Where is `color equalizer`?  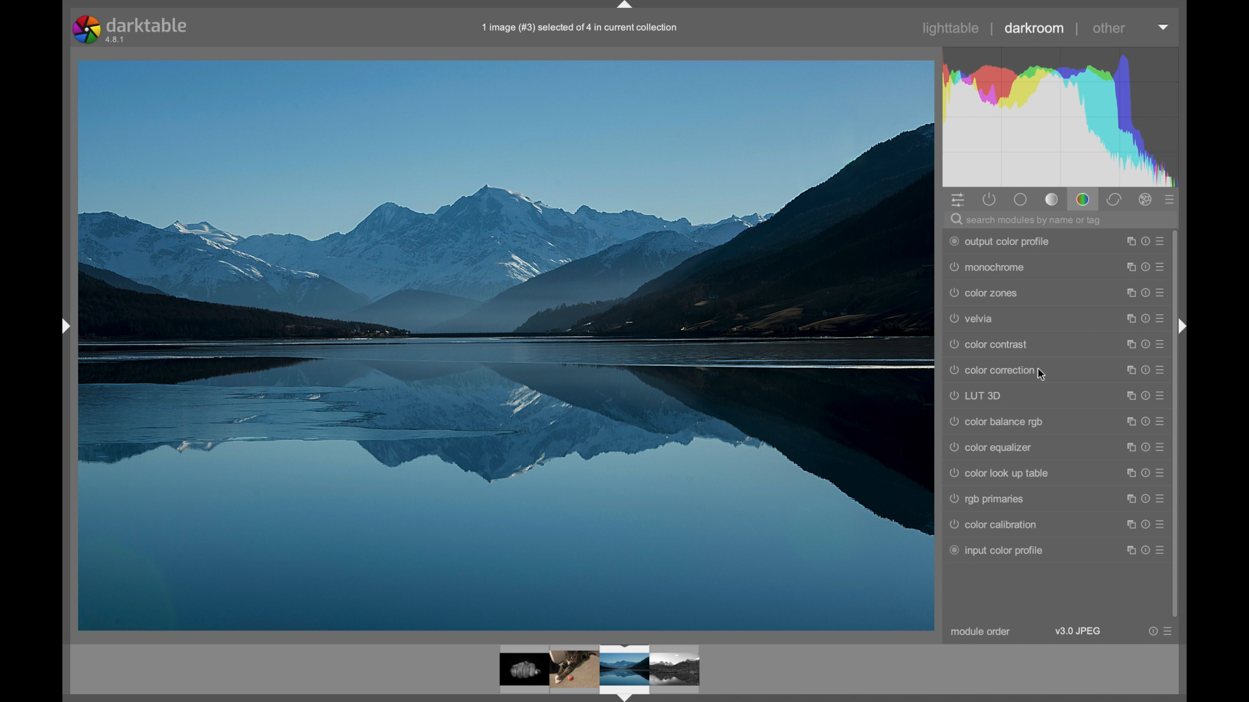 color equalizer is located at coordinates (991, 447).